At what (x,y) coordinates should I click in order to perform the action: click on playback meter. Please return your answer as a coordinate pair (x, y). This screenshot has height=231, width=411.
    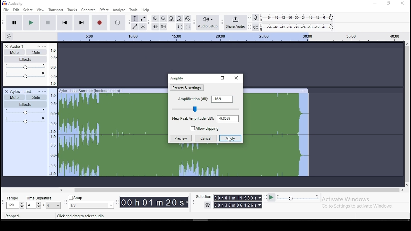
    Looking at the image, I should click on (255, 27).